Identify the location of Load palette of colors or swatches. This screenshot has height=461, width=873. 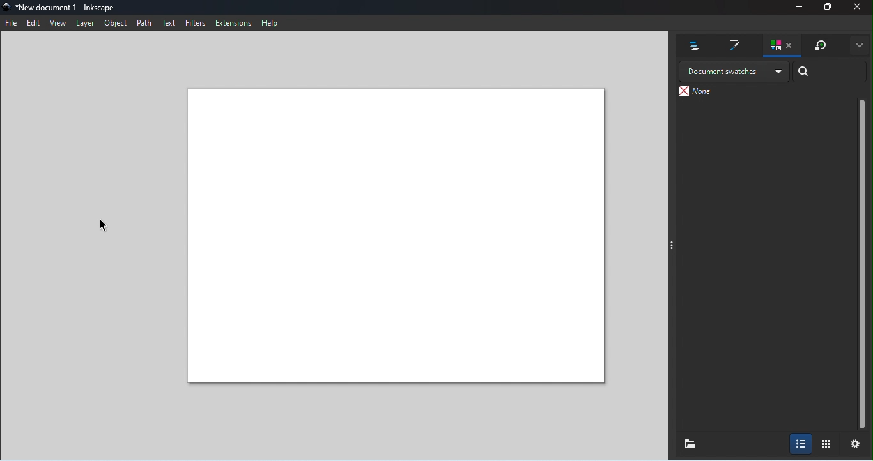
(691, 446).